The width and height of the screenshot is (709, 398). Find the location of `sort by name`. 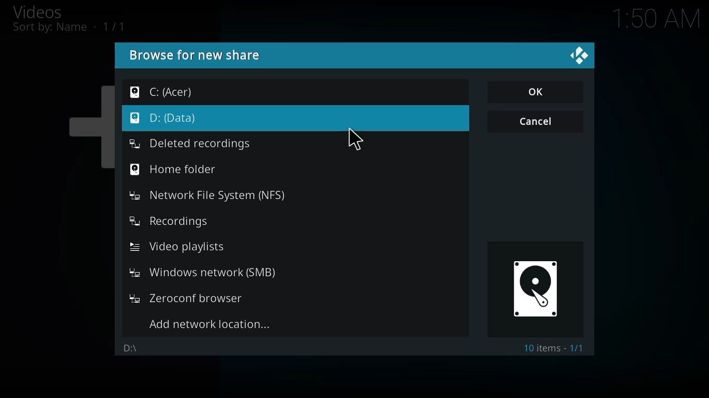

sort by name is located at coordinates (69, 29).